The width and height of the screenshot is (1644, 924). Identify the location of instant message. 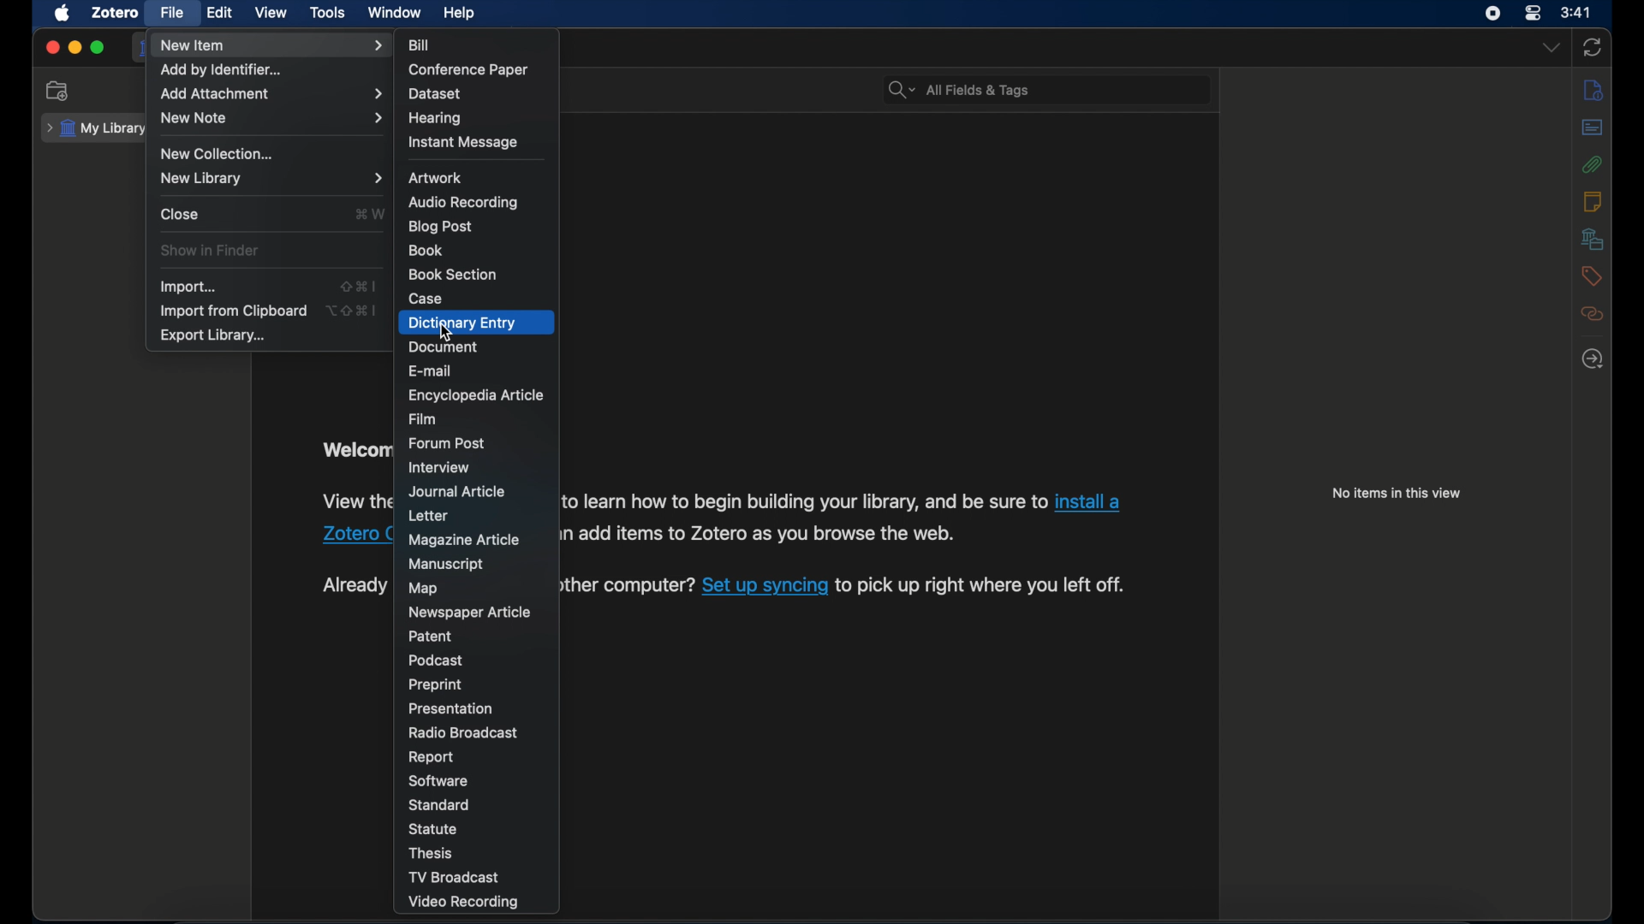
(462, 143).